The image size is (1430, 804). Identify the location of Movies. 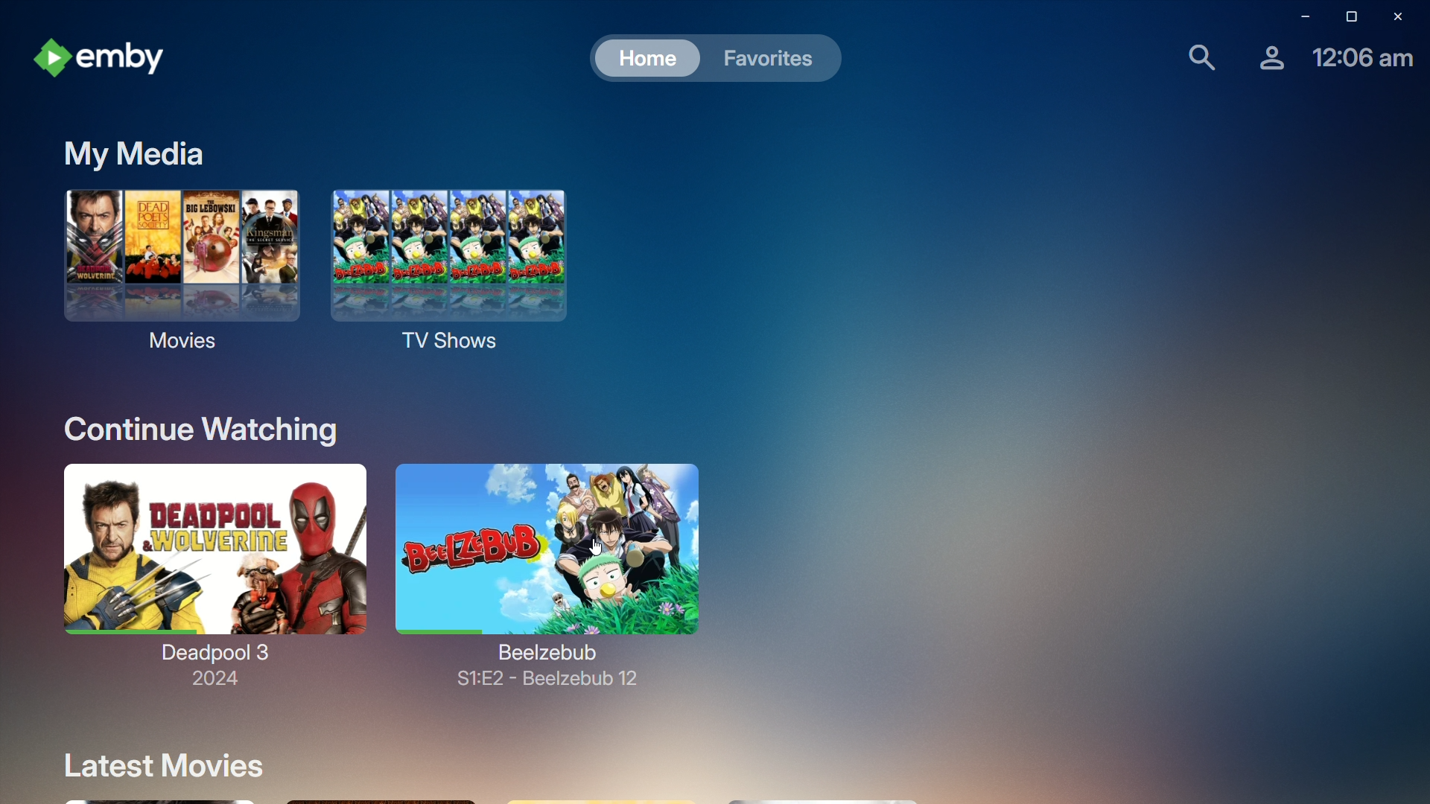
(176, 272).